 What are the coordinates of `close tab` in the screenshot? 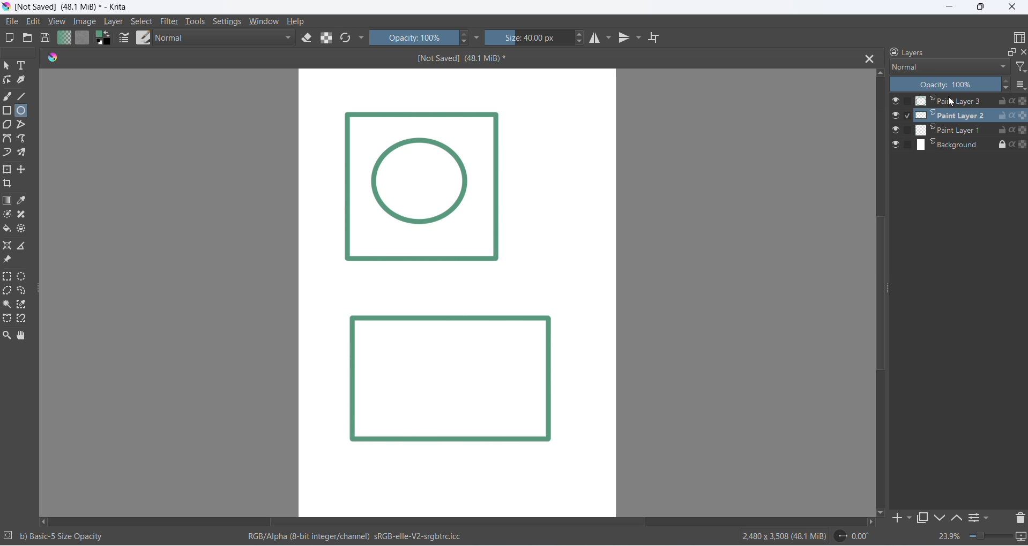 It's located at (867, 57).